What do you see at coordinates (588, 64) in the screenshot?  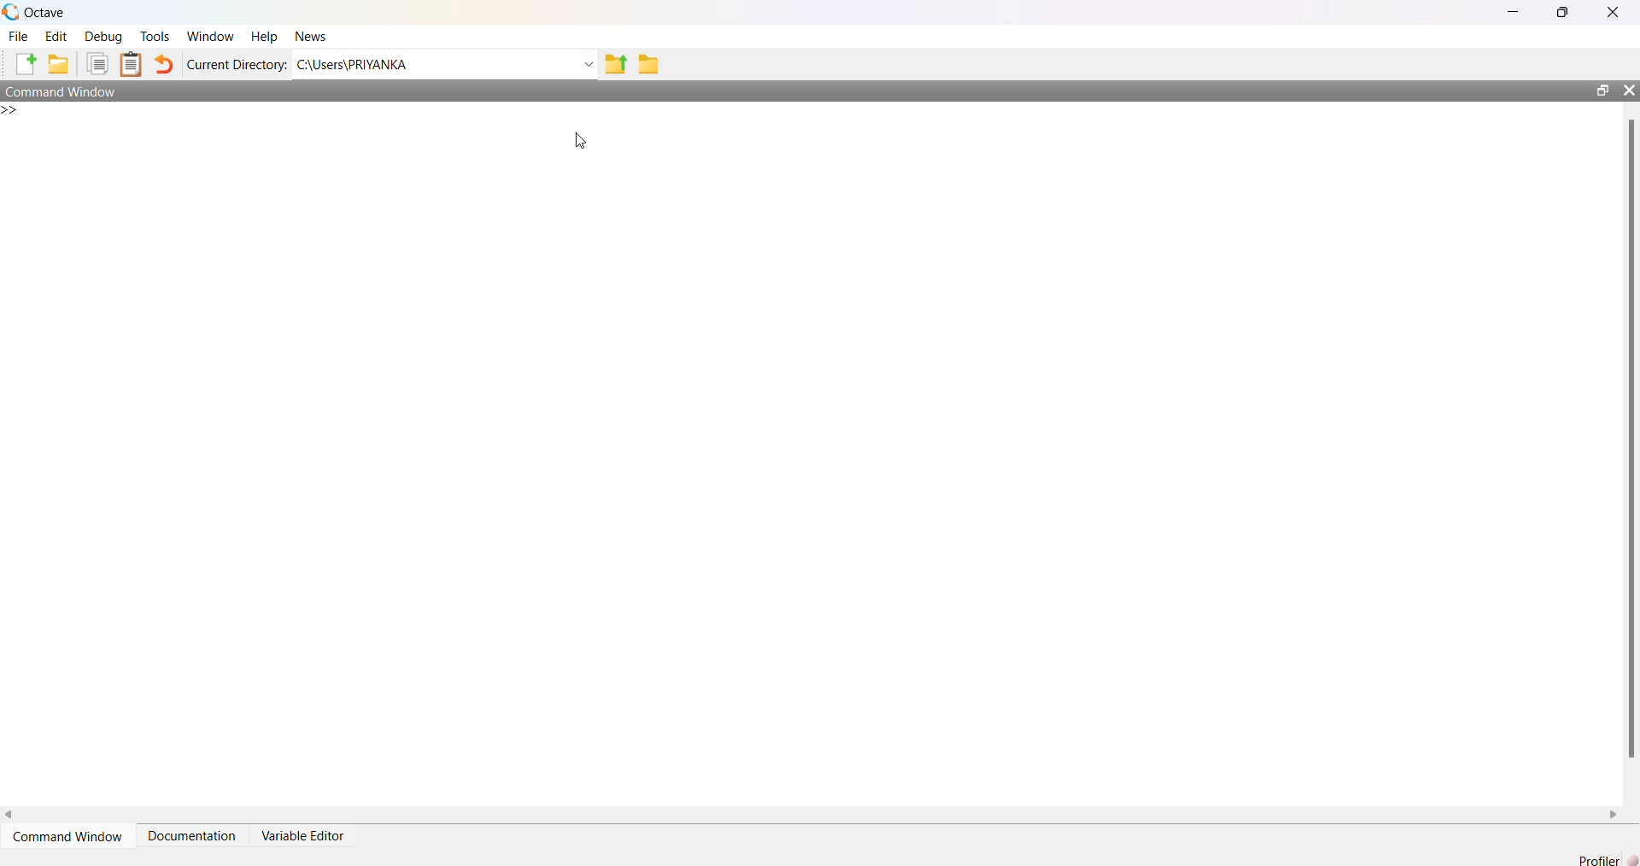 I see `dropdown` at bounding box center [588, 64].